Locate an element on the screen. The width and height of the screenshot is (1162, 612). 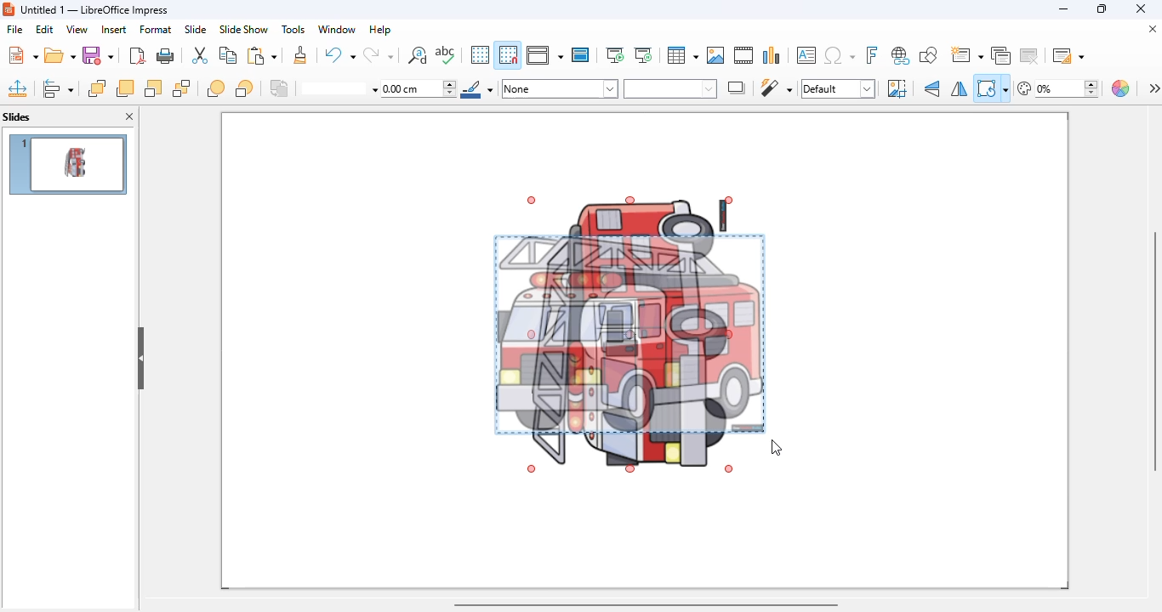
behind objects is located at coordinates (244, 88).